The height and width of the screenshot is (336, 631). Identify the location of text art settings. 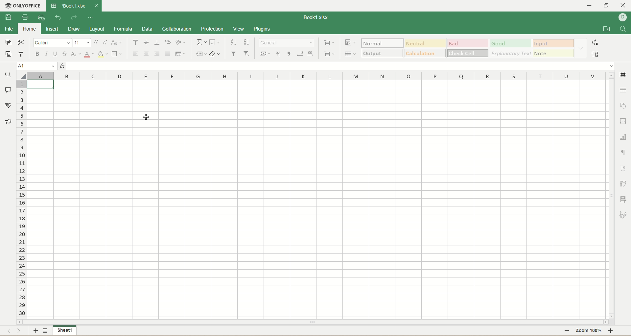
(623, 168).